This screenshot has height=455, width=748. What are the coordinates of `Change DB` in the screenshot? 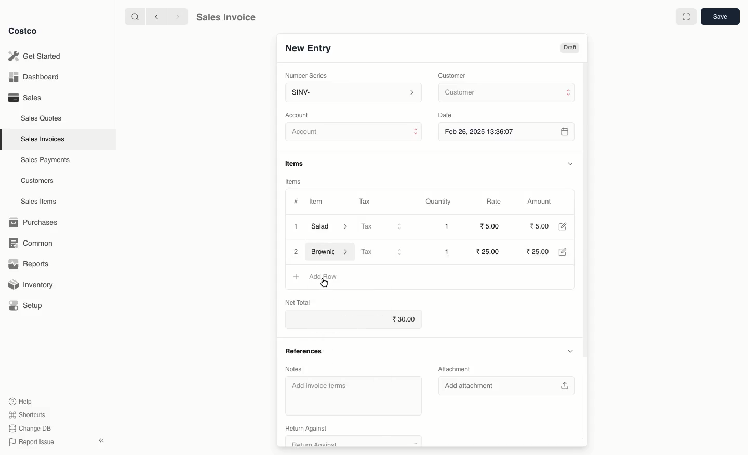 It's located at (28, 427).